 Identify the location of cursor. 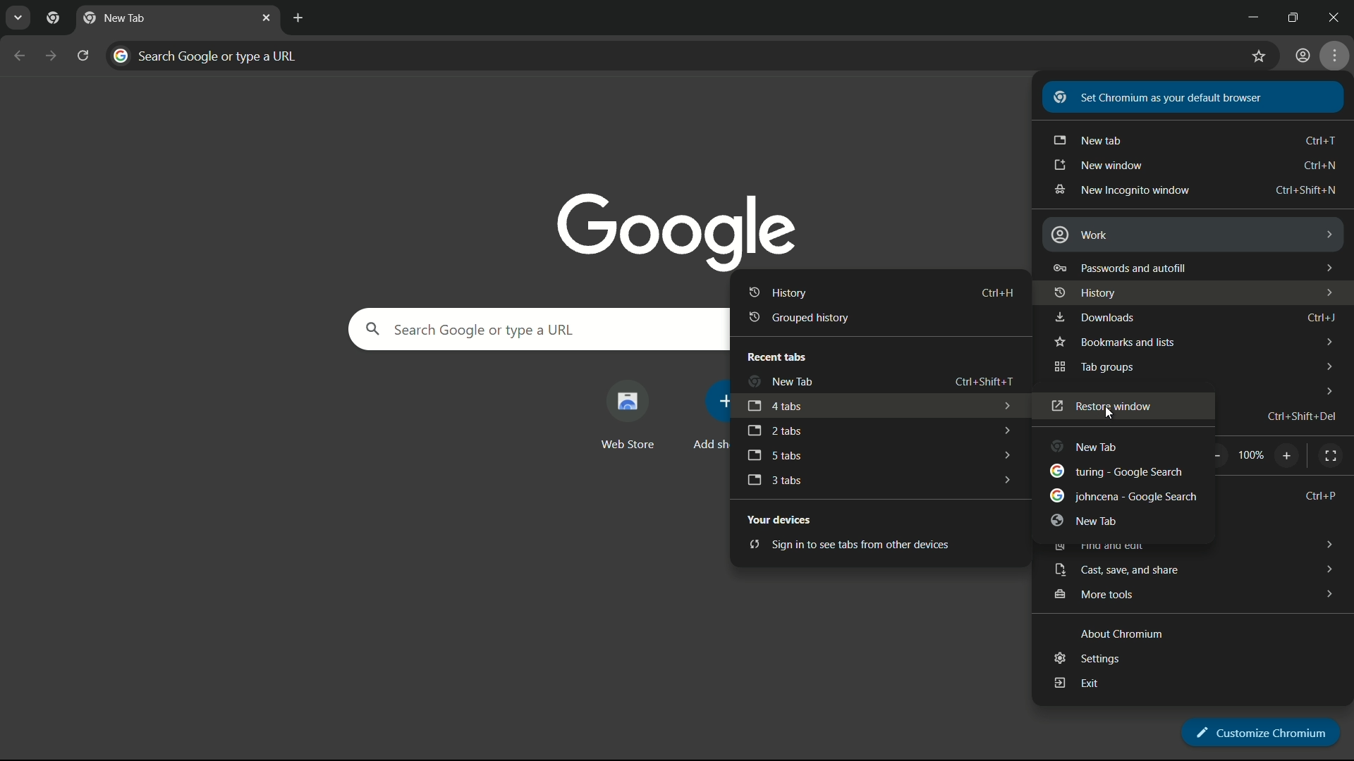
(1109, 414).